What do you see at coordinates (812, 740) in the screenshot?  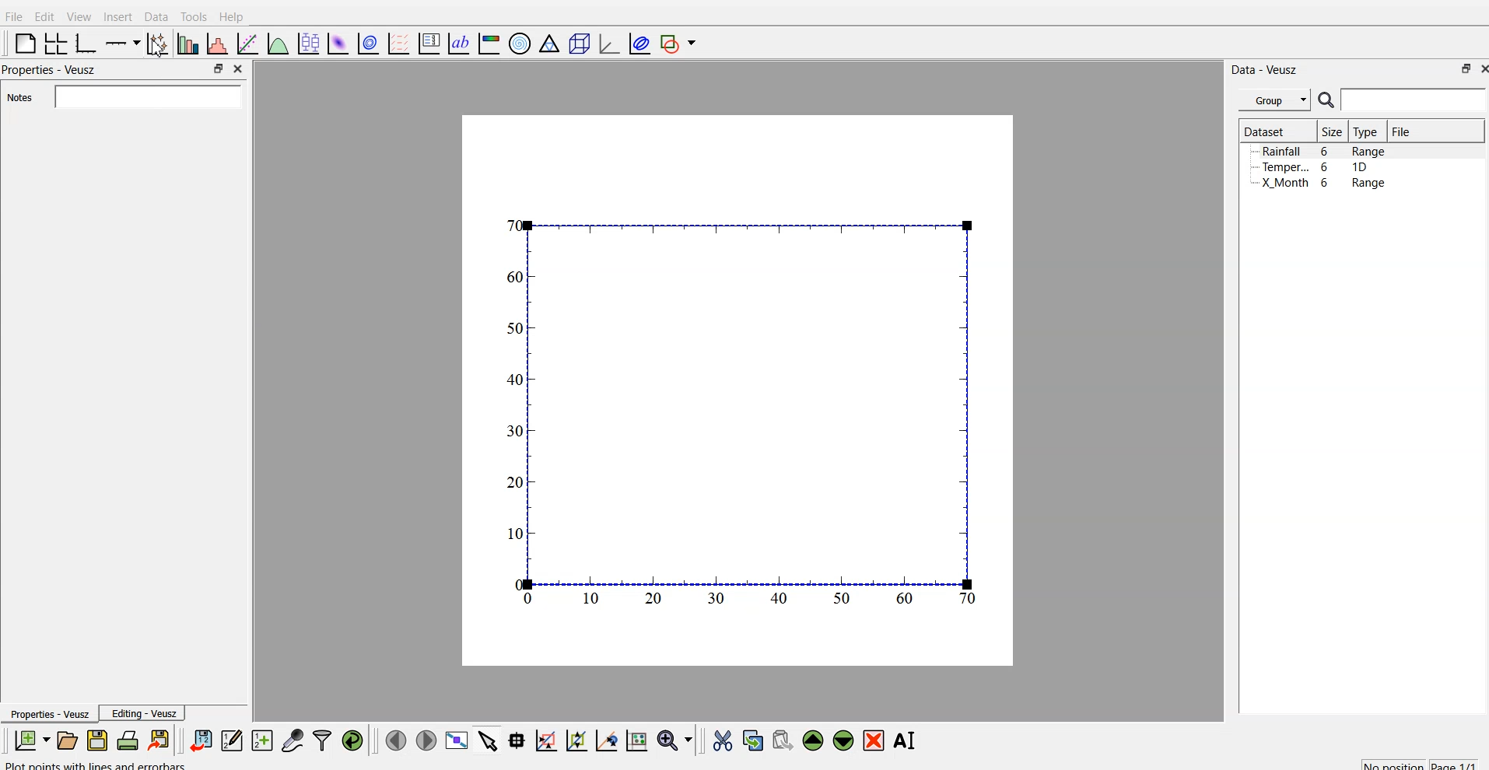 I see `move up the widget` at bounding box center [812, 740].